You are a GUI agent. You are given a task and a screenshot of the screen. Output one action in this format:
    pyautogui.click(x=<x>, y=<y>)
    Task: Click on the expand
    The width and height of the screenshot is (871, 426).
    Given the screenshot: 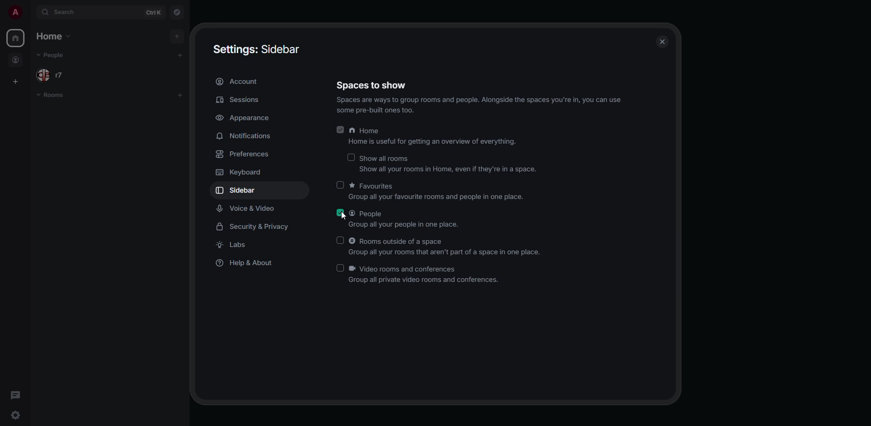 What is the action you would take?
    pyautogui.click(x=30, y=12)
    